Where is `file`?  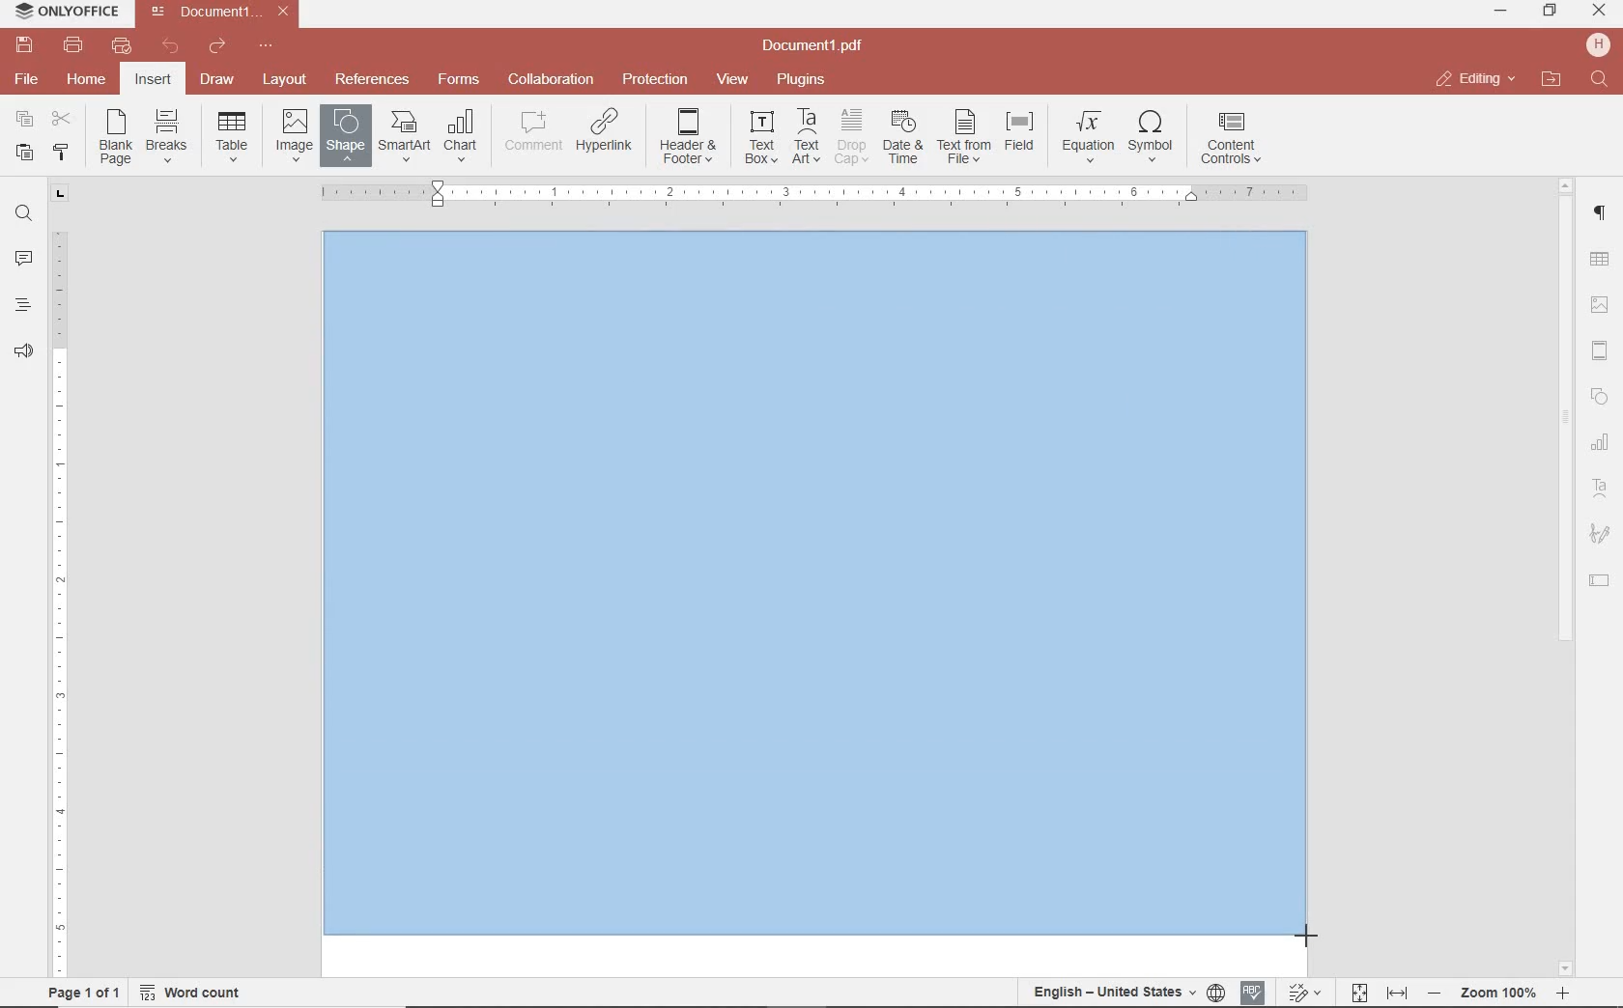 file is located at coordinates (28, 79).